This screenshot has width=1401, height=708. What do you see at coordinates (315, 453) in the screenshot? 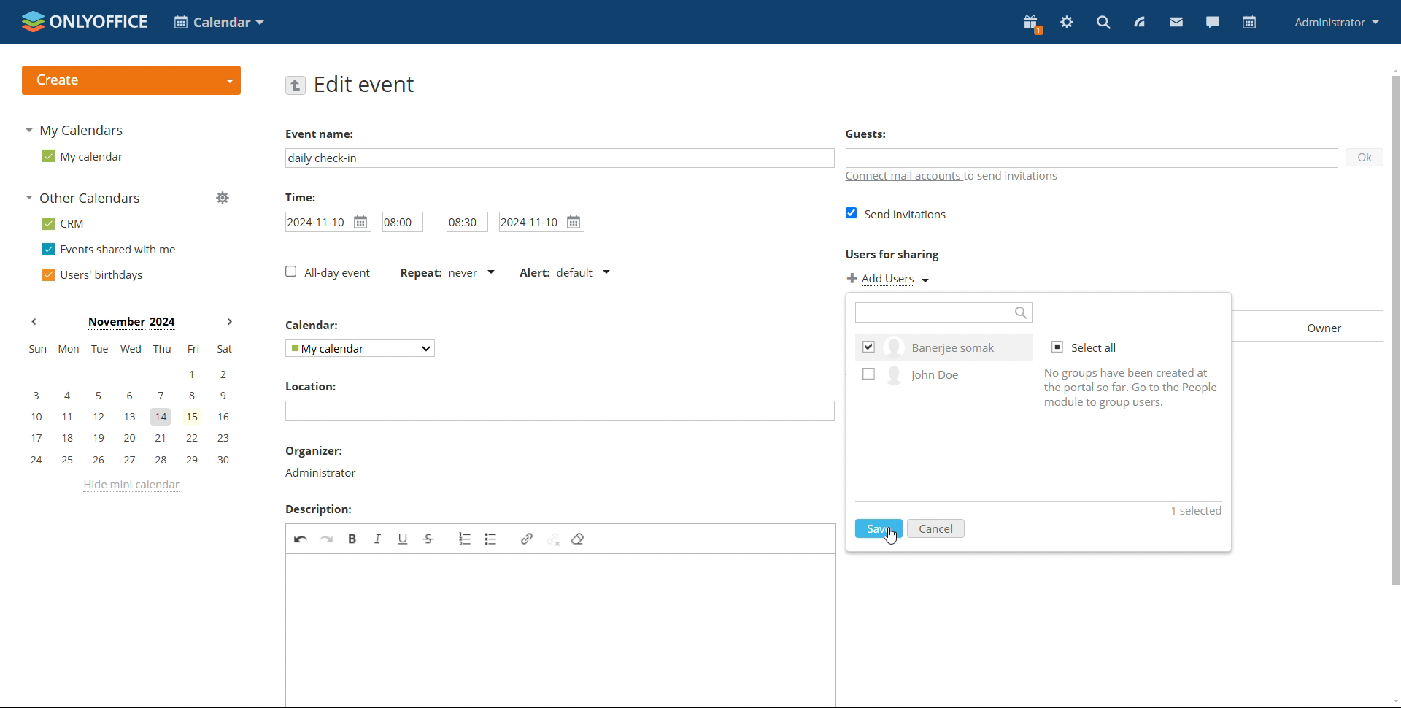
I see `organizer:` at bounding box center [315, 453].